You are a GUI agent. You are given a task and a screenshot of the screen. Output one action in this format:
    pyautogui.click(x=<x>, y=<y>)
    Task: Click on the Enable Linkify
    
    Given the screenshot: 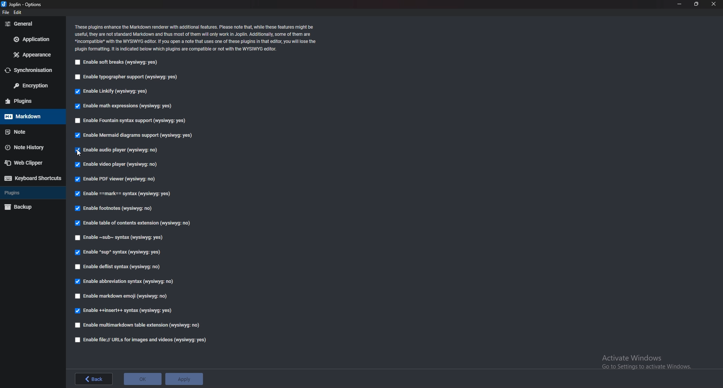 What is the action you would take?
    pyautogui.click(x=110, y=92)
    